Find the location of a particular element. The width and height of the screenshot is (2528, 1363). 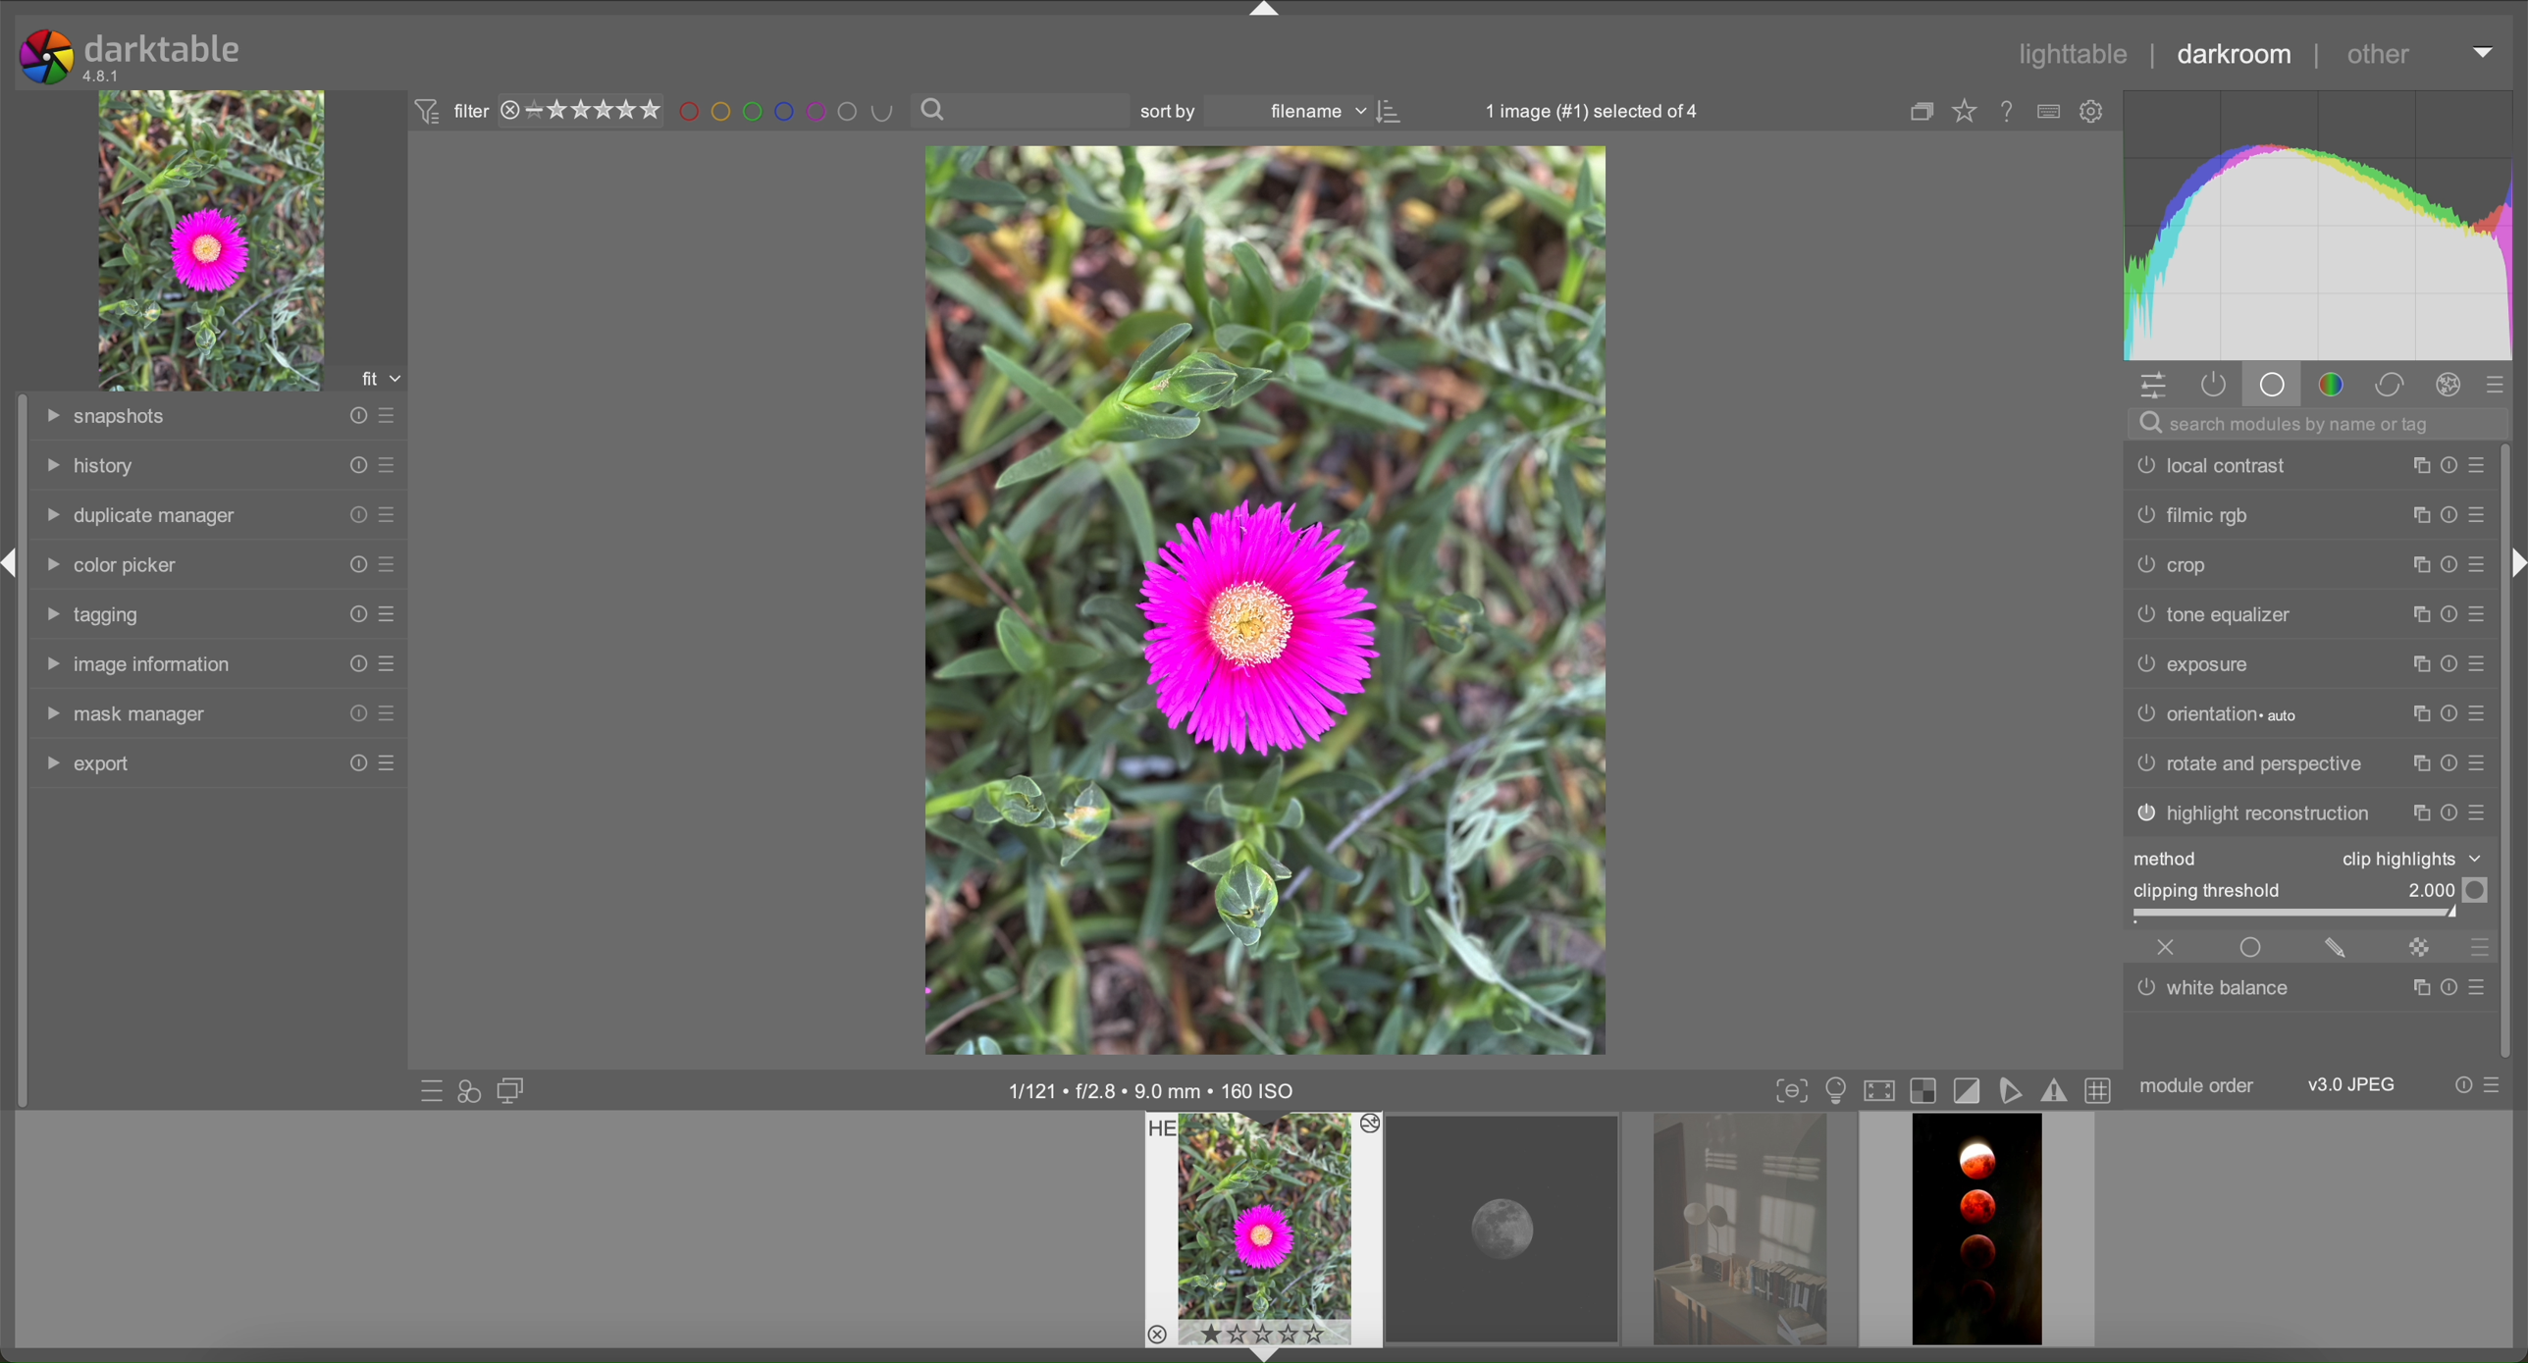

presets is located at coordinates (2481, 947).